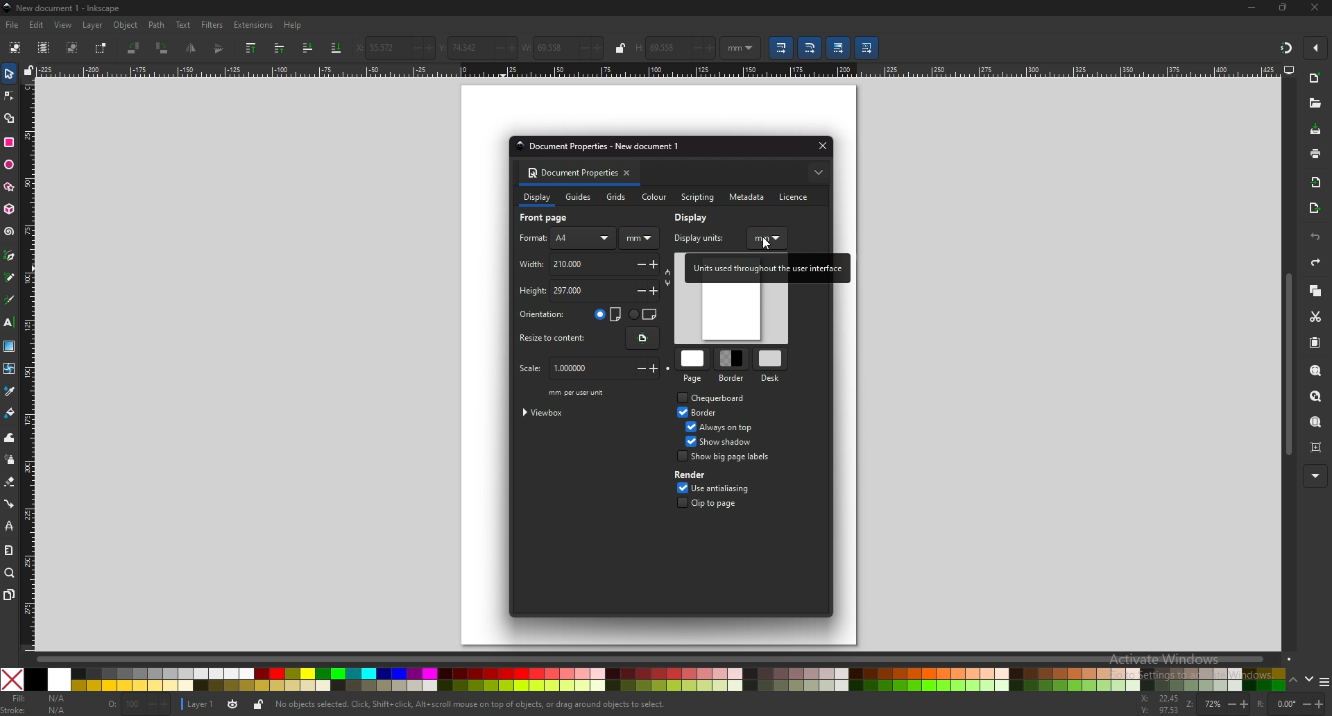 Image resolution: width=1332 pixels, height=716 pixels. Describe the element at coordinates (769, 366) in the screenshot. I see `desk` at that location.